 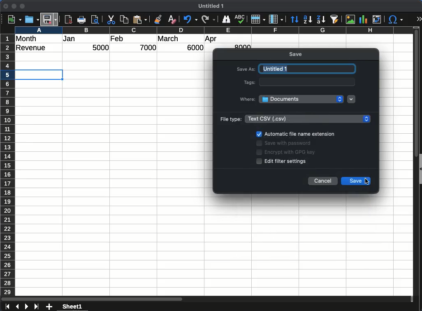 I want to click on where, so click(x=248, y=98).